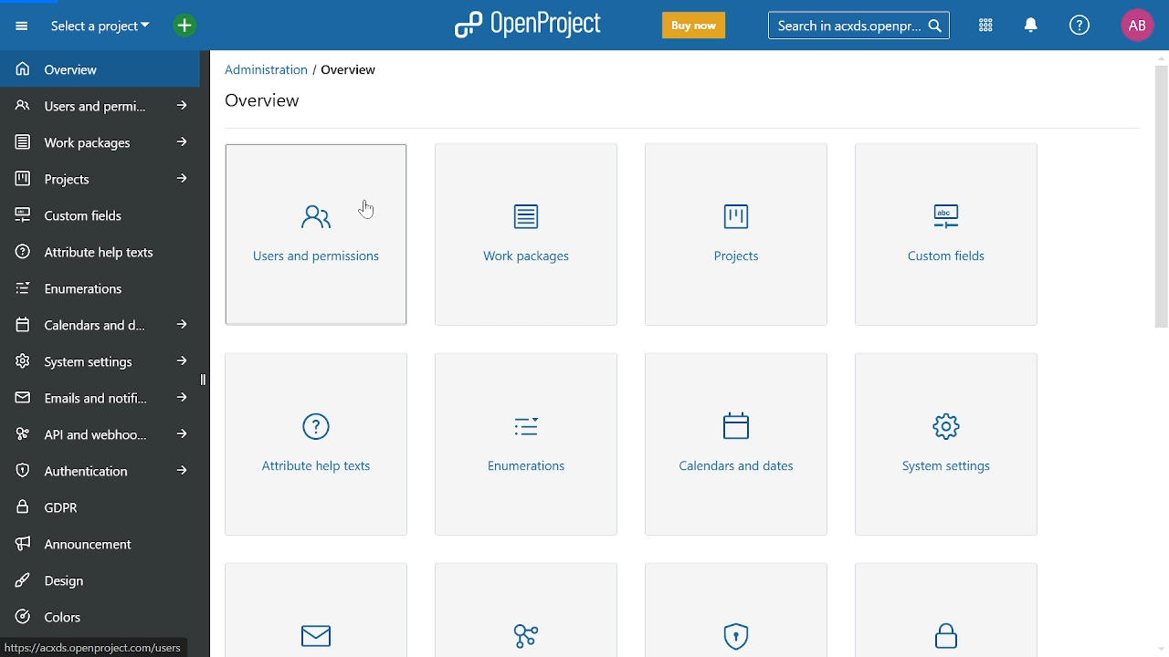 This screenshot has width=1169, height=657. What do you see at coordinates (988, 26) in the screenshot?
I see `Modules` at bounding box center [988, 26].